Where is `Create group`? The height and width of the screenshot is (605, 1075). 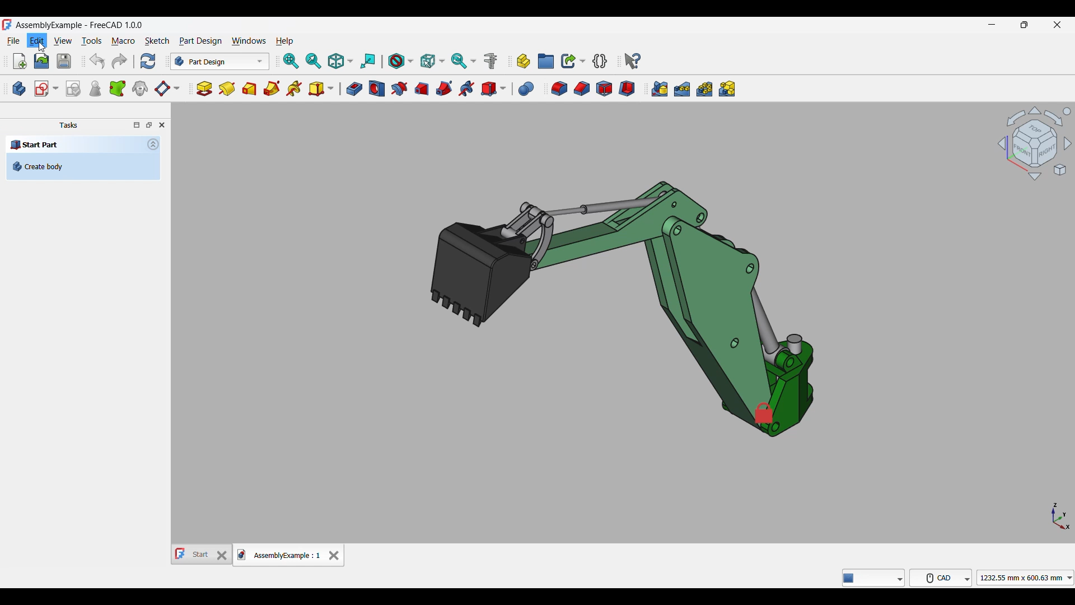
Create group is located at coordinates (546, 61).